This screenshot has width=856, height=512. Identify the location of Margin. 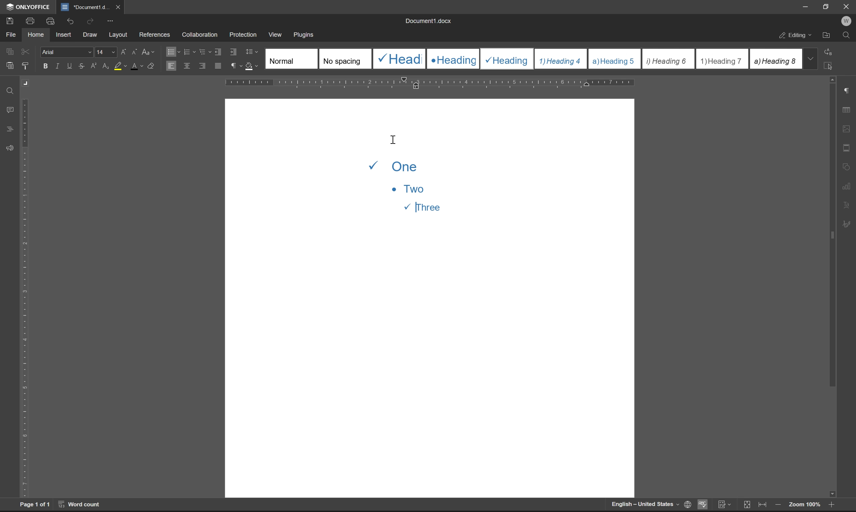
(27, 83).